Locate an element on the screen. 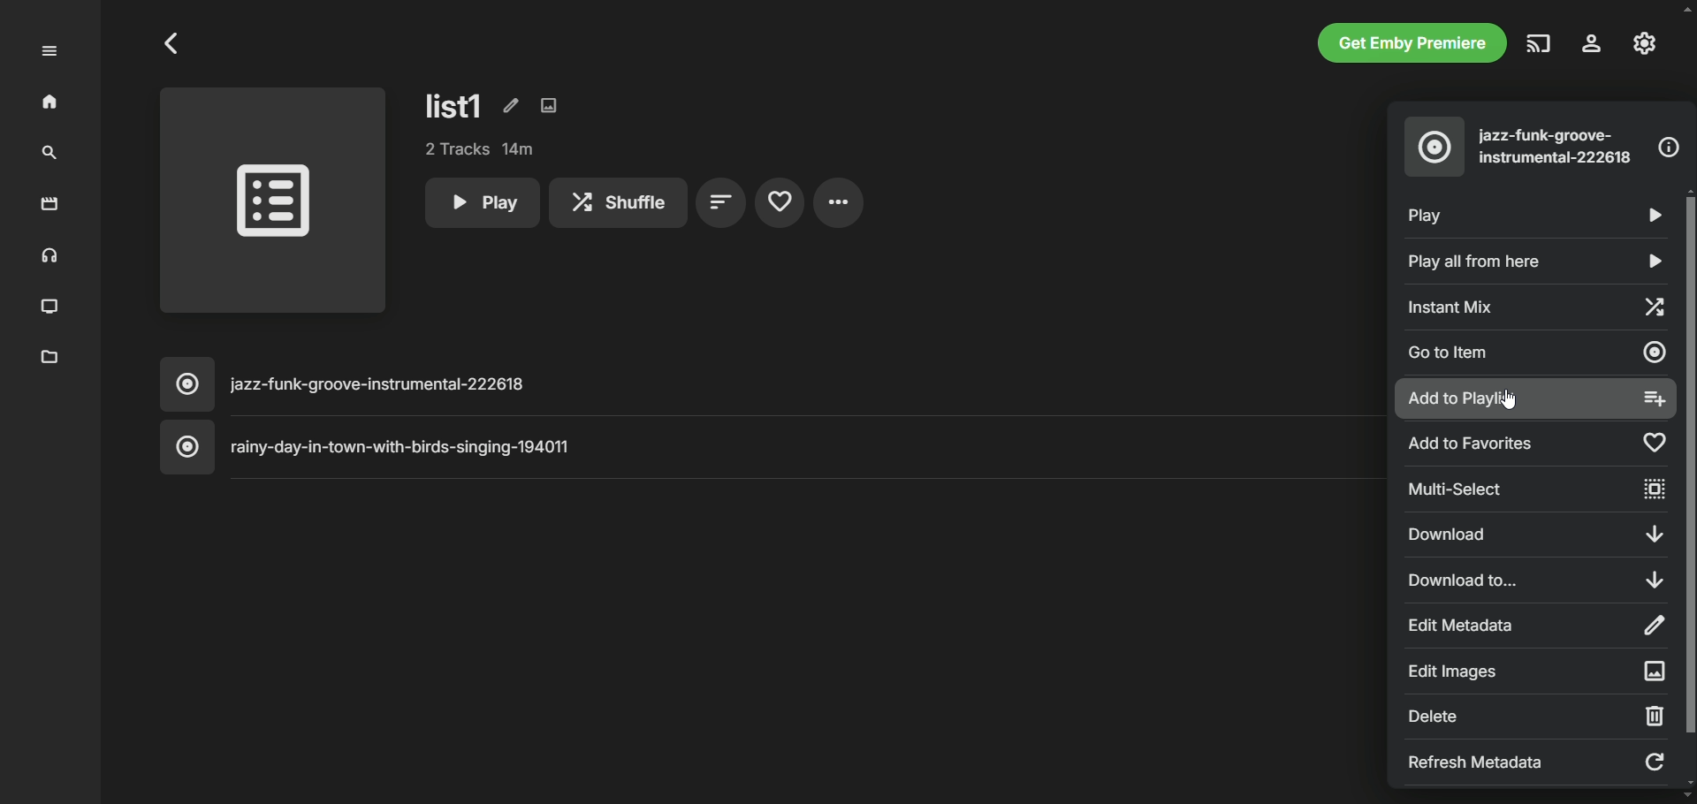 Image resolution: width=1697 pixels, height=804 pixels. go to item is located at coordinates (1537, 355).